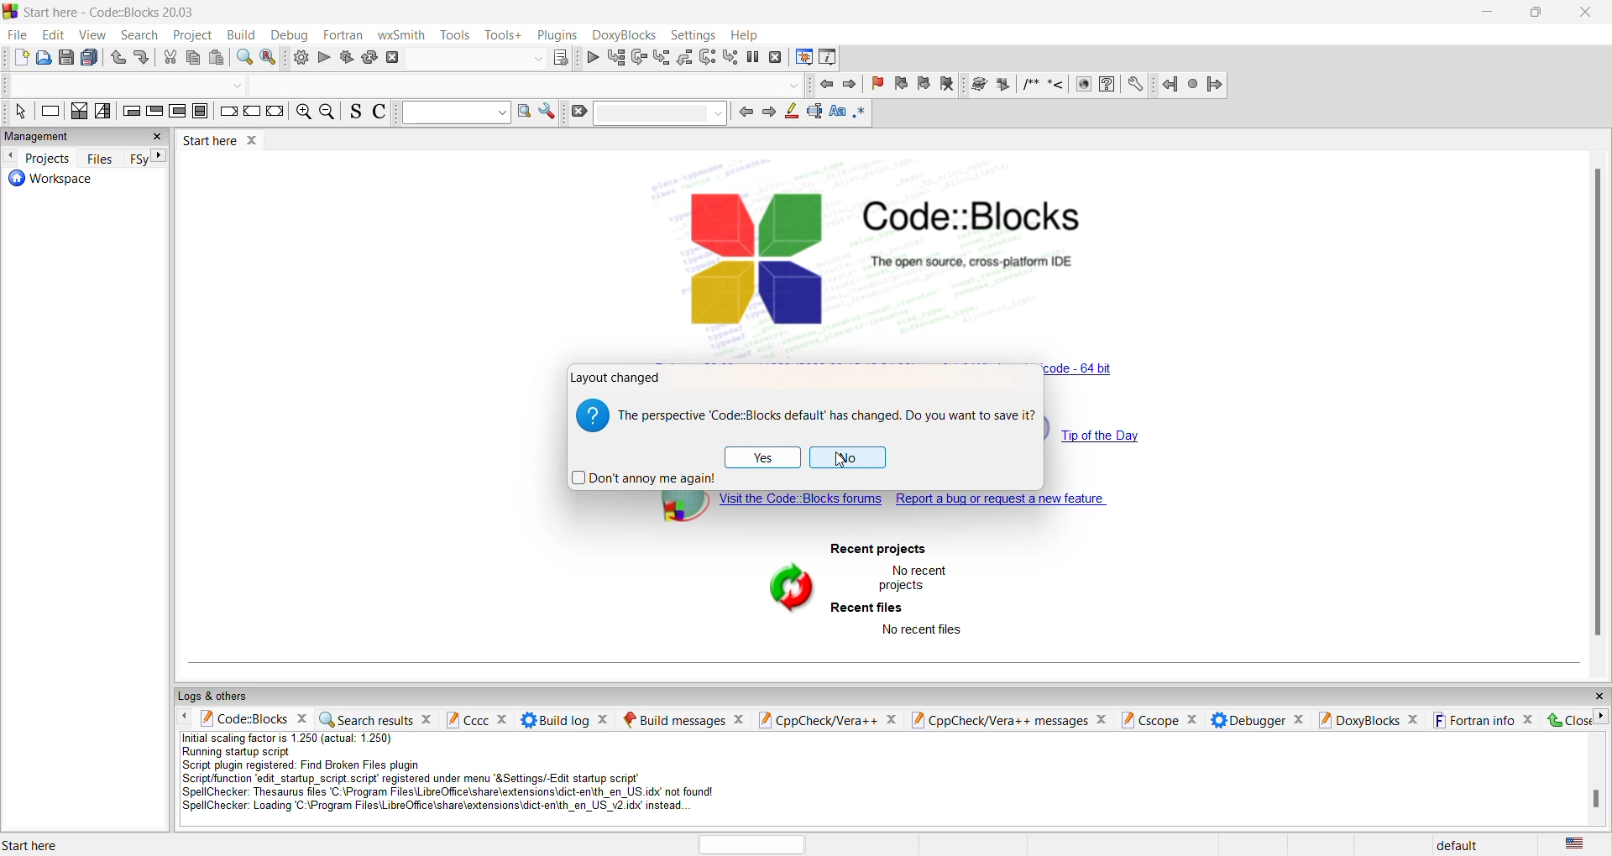  I want to click on close, so click(1194, 719).